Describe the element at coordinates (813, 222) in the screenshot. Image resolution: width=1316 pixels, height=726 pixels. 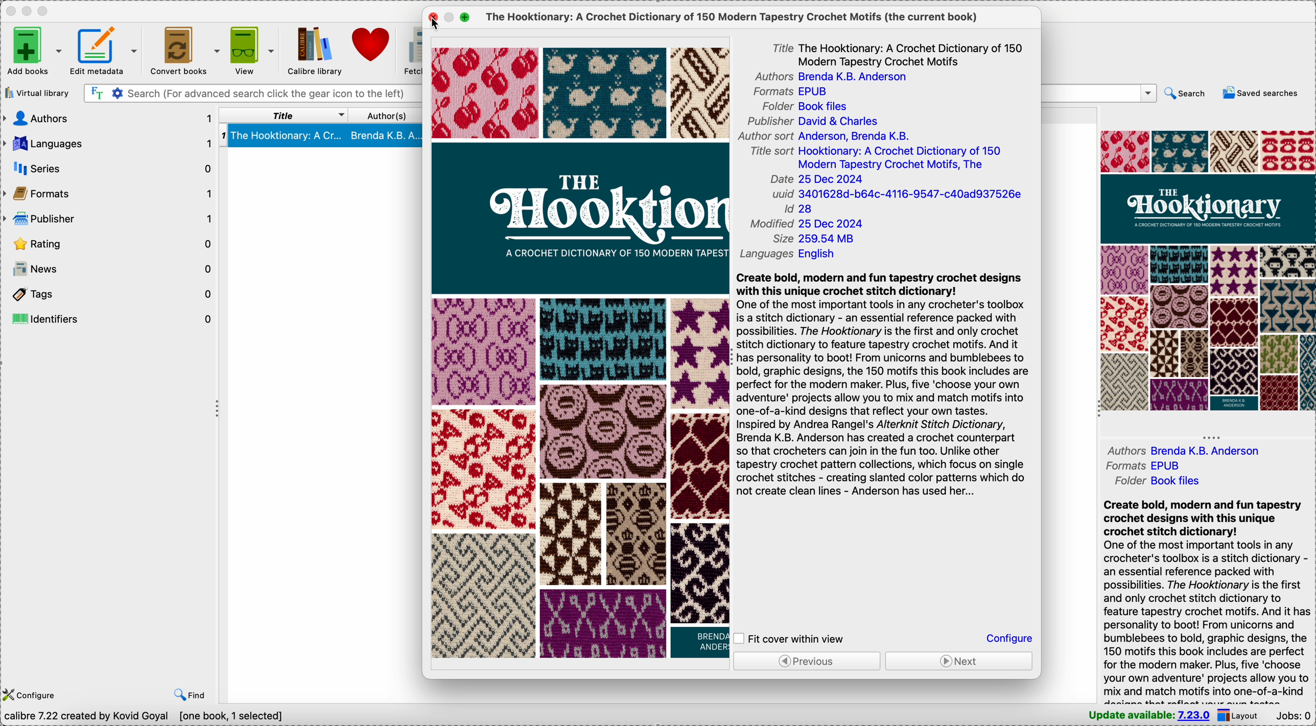
I see `modified` at that location.